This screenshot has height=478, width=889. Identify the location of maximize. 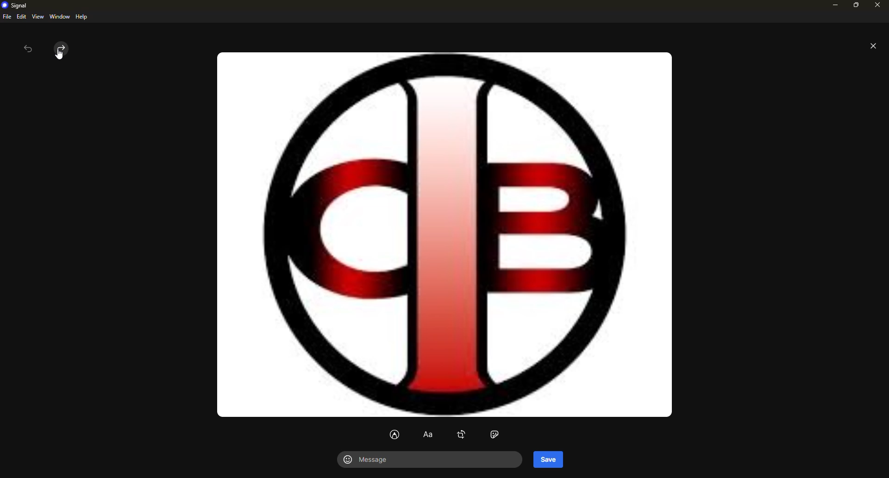
(855, 7).